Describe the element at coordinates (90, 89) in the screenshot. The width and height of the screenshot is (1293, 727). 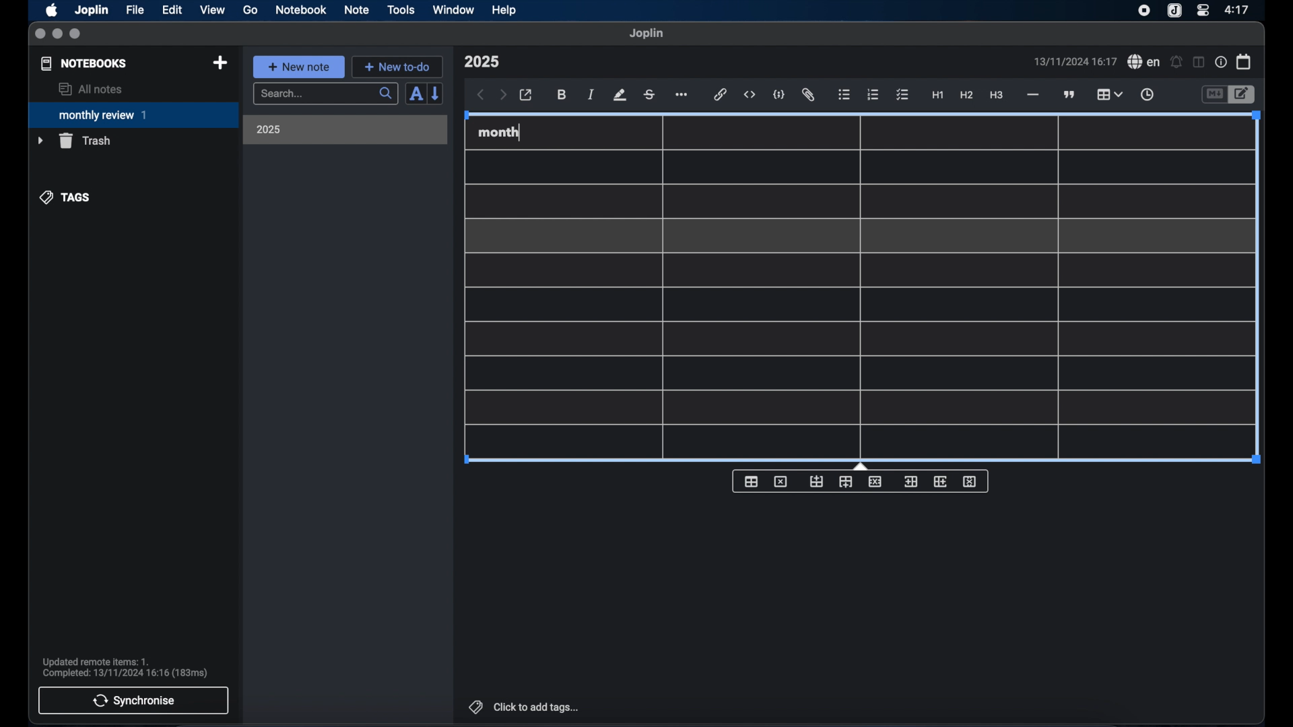
I see `all notes` at that location.